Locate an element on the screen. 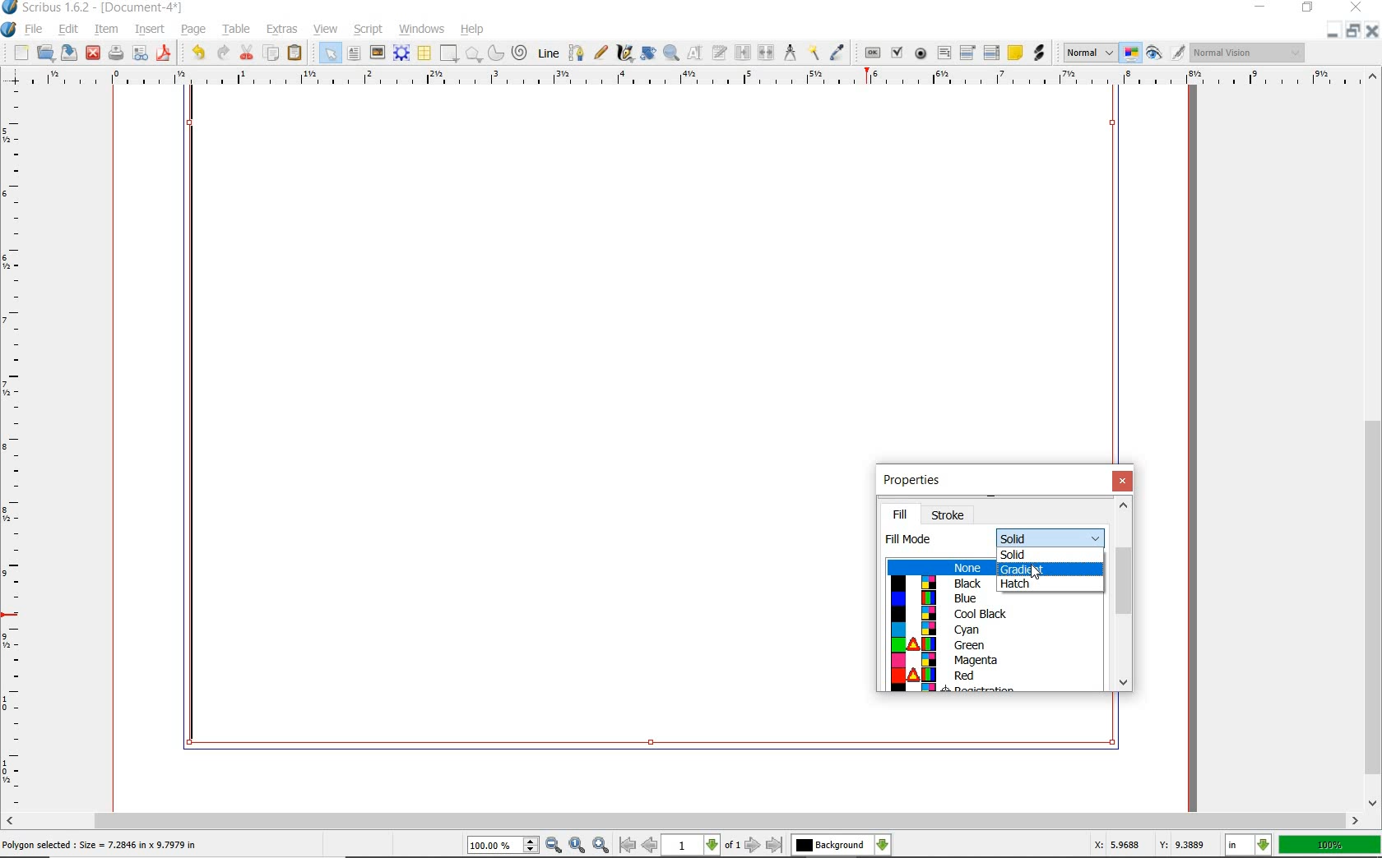  table is located at coordinates (424, 53).